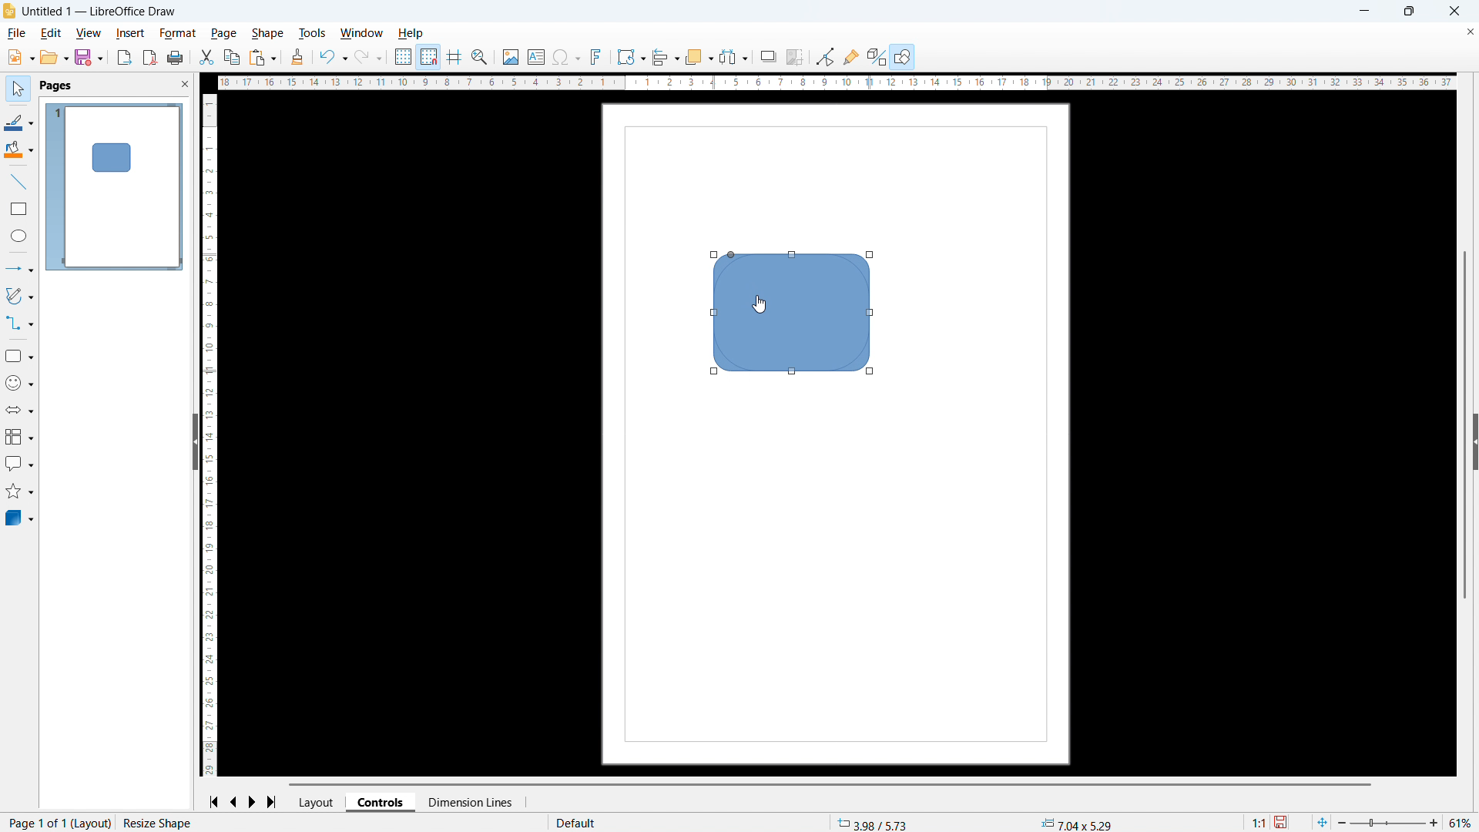 This screenshot has width=1479, height=832. What do you see at coordinates (536, 56) in the screenshot?
I see `Insert text box ` at bounding box center [536, 56].